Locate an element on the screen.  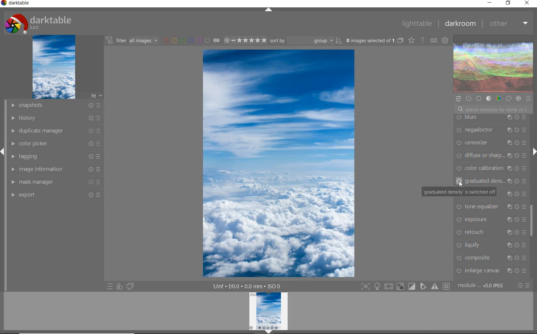
sort by group is located at coordinates (305, 41).